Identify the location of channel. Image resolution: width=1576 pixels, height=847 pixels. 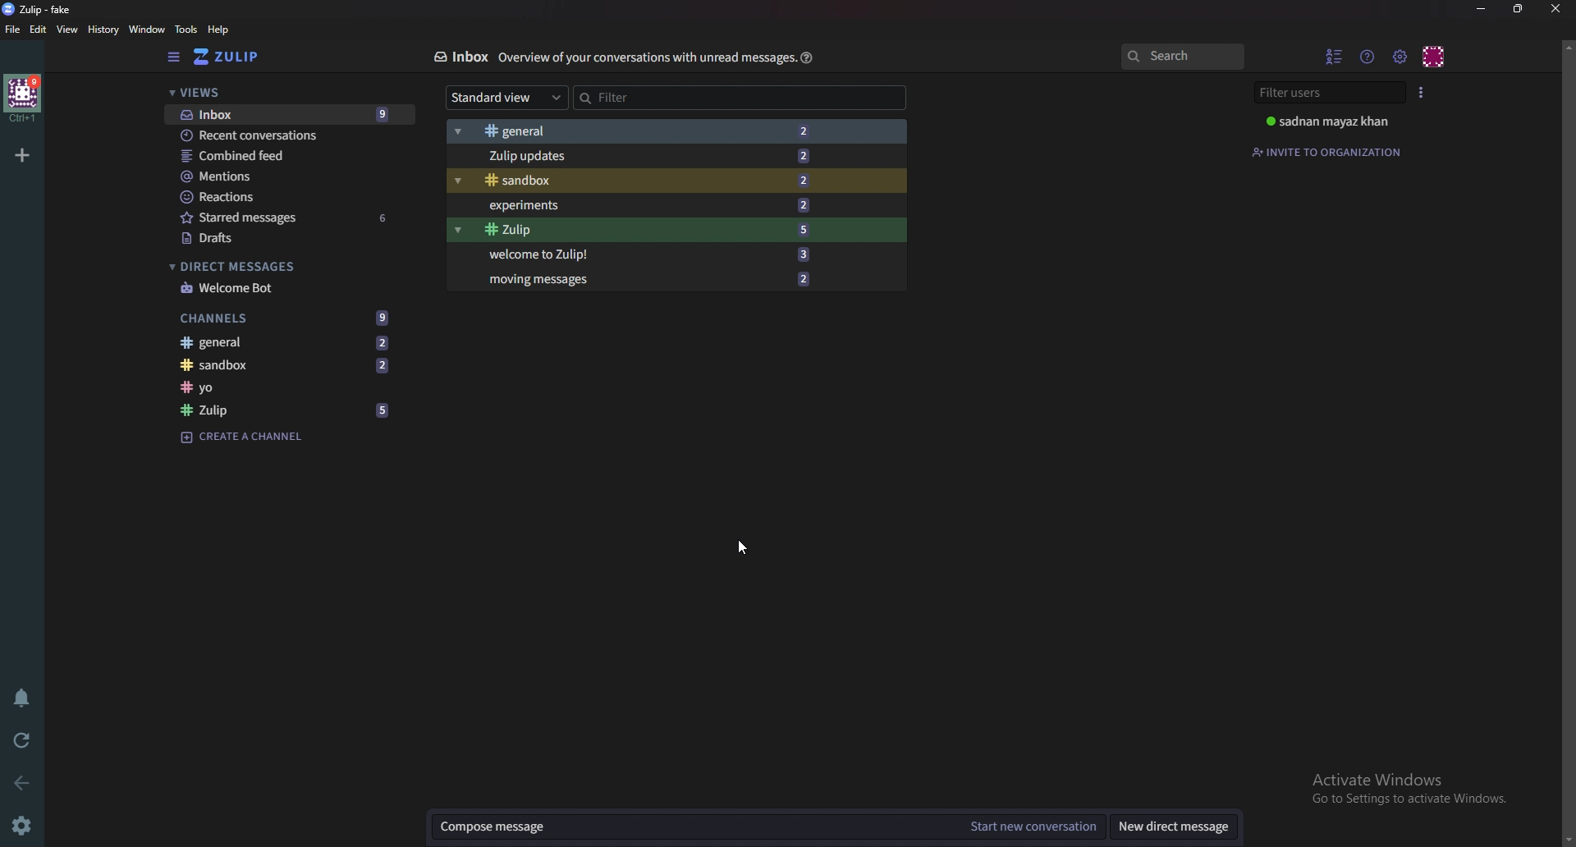
(288, 389).